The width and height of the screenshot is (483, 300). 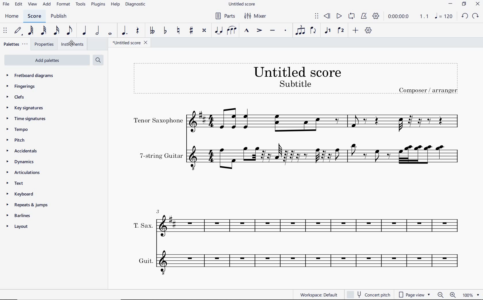 What do you see at coordinates (272, 31) in the screenshot?
I see `TENUTO` at bounding box center [272, 31].